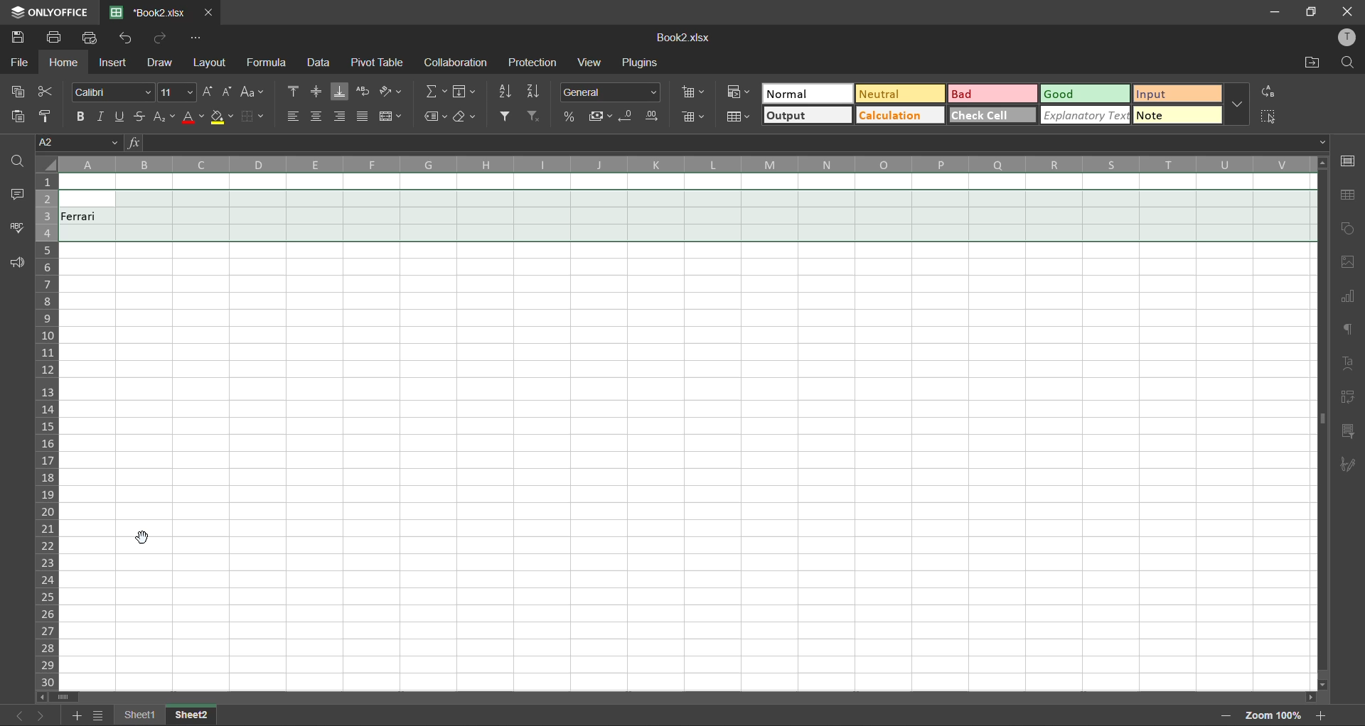  Describe the element at coordinates (96, 38) in the screenshot. I see `quick print` at that location.